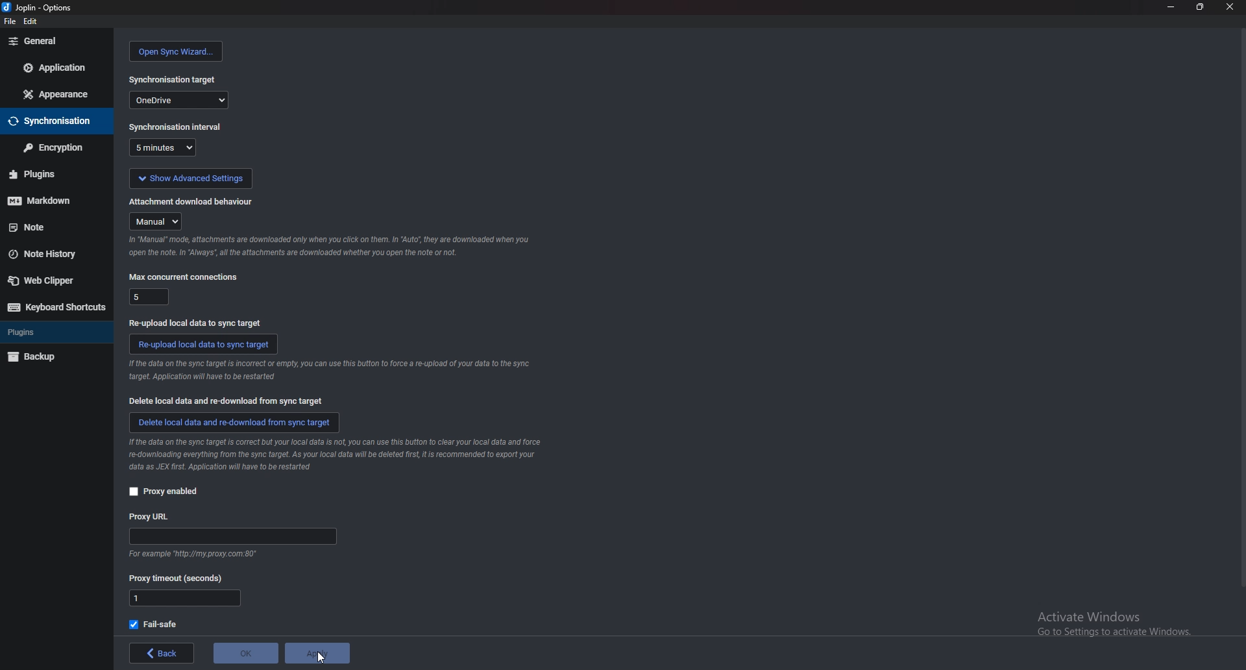  What do you see at coordinates (173, 80) in the screenshot?
I see `sync target` at bounding box center [173, 80].